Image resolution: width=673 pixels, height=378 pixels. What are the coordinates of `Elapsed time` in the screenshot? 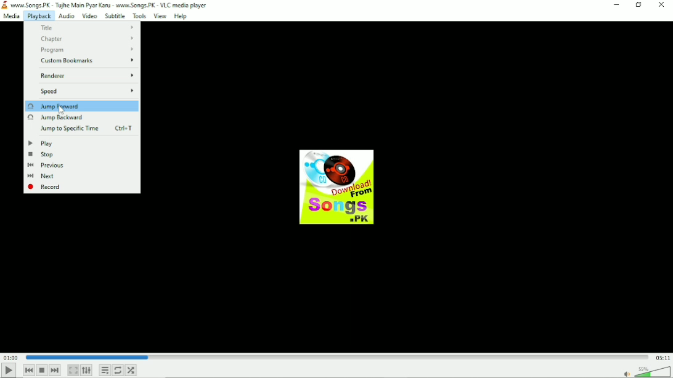 It's located at (10, 357).